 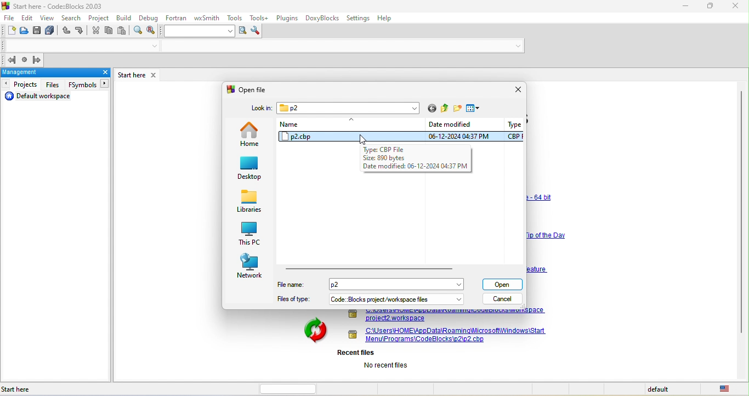 I want to click on project link , so click(x=450, y=335).